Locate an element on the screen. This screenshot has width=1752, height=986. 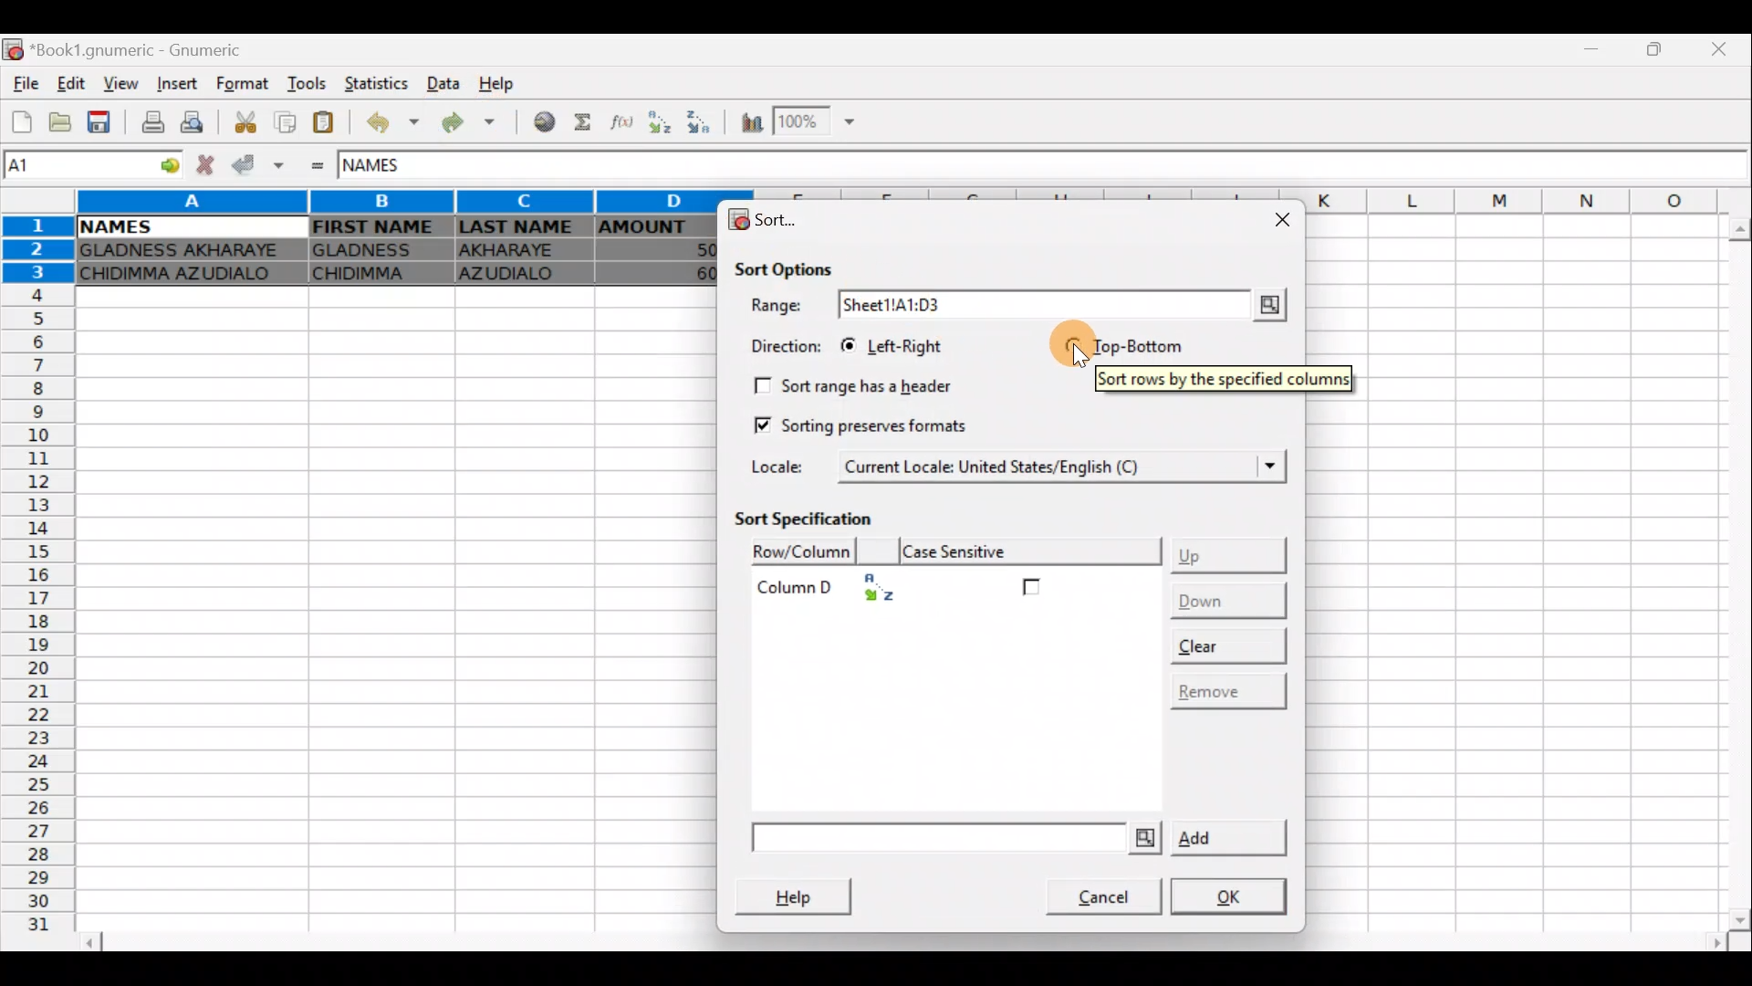
*Book1.gnumeric - Gnumeric is located at coordinates (147, 50).